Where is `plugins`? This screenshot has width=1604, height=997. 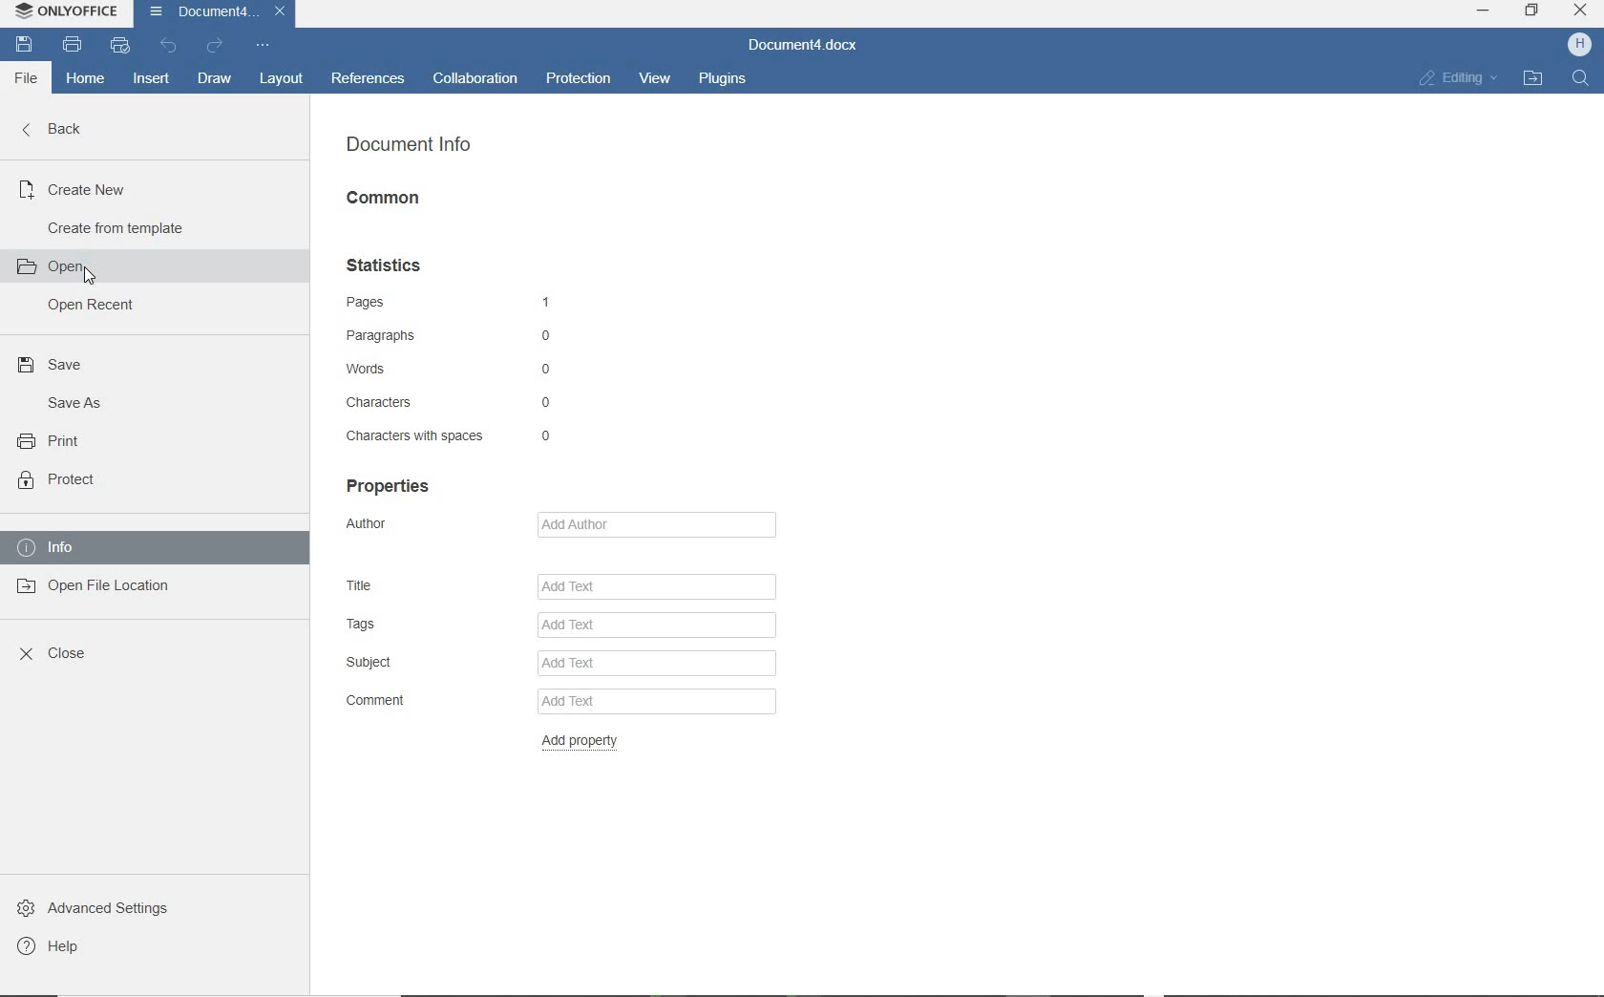 plugins is located at coordinates (721, 81).